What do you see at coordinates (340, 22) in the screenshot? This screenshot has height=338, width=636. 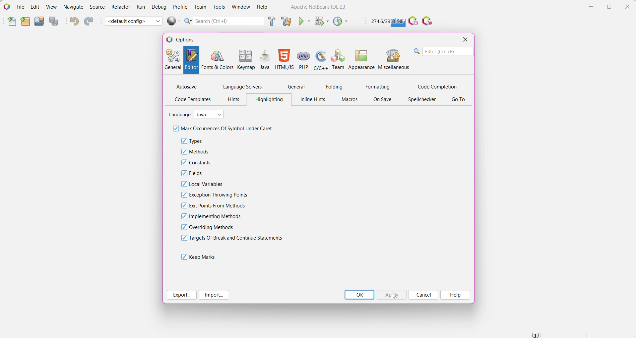 I see `Profile Project` at bounding box center [340, 22].